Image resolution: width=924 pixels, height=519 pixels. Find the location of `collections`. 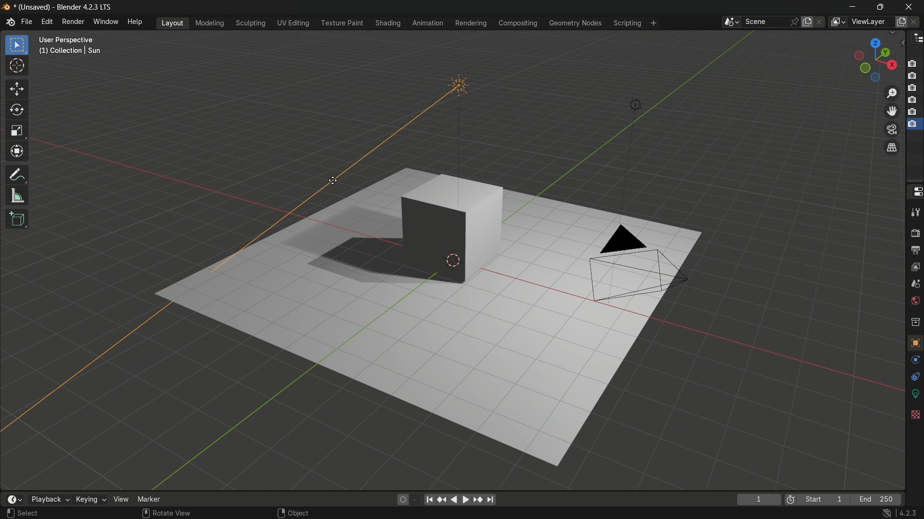

collections is located at coordinates (915, 321).